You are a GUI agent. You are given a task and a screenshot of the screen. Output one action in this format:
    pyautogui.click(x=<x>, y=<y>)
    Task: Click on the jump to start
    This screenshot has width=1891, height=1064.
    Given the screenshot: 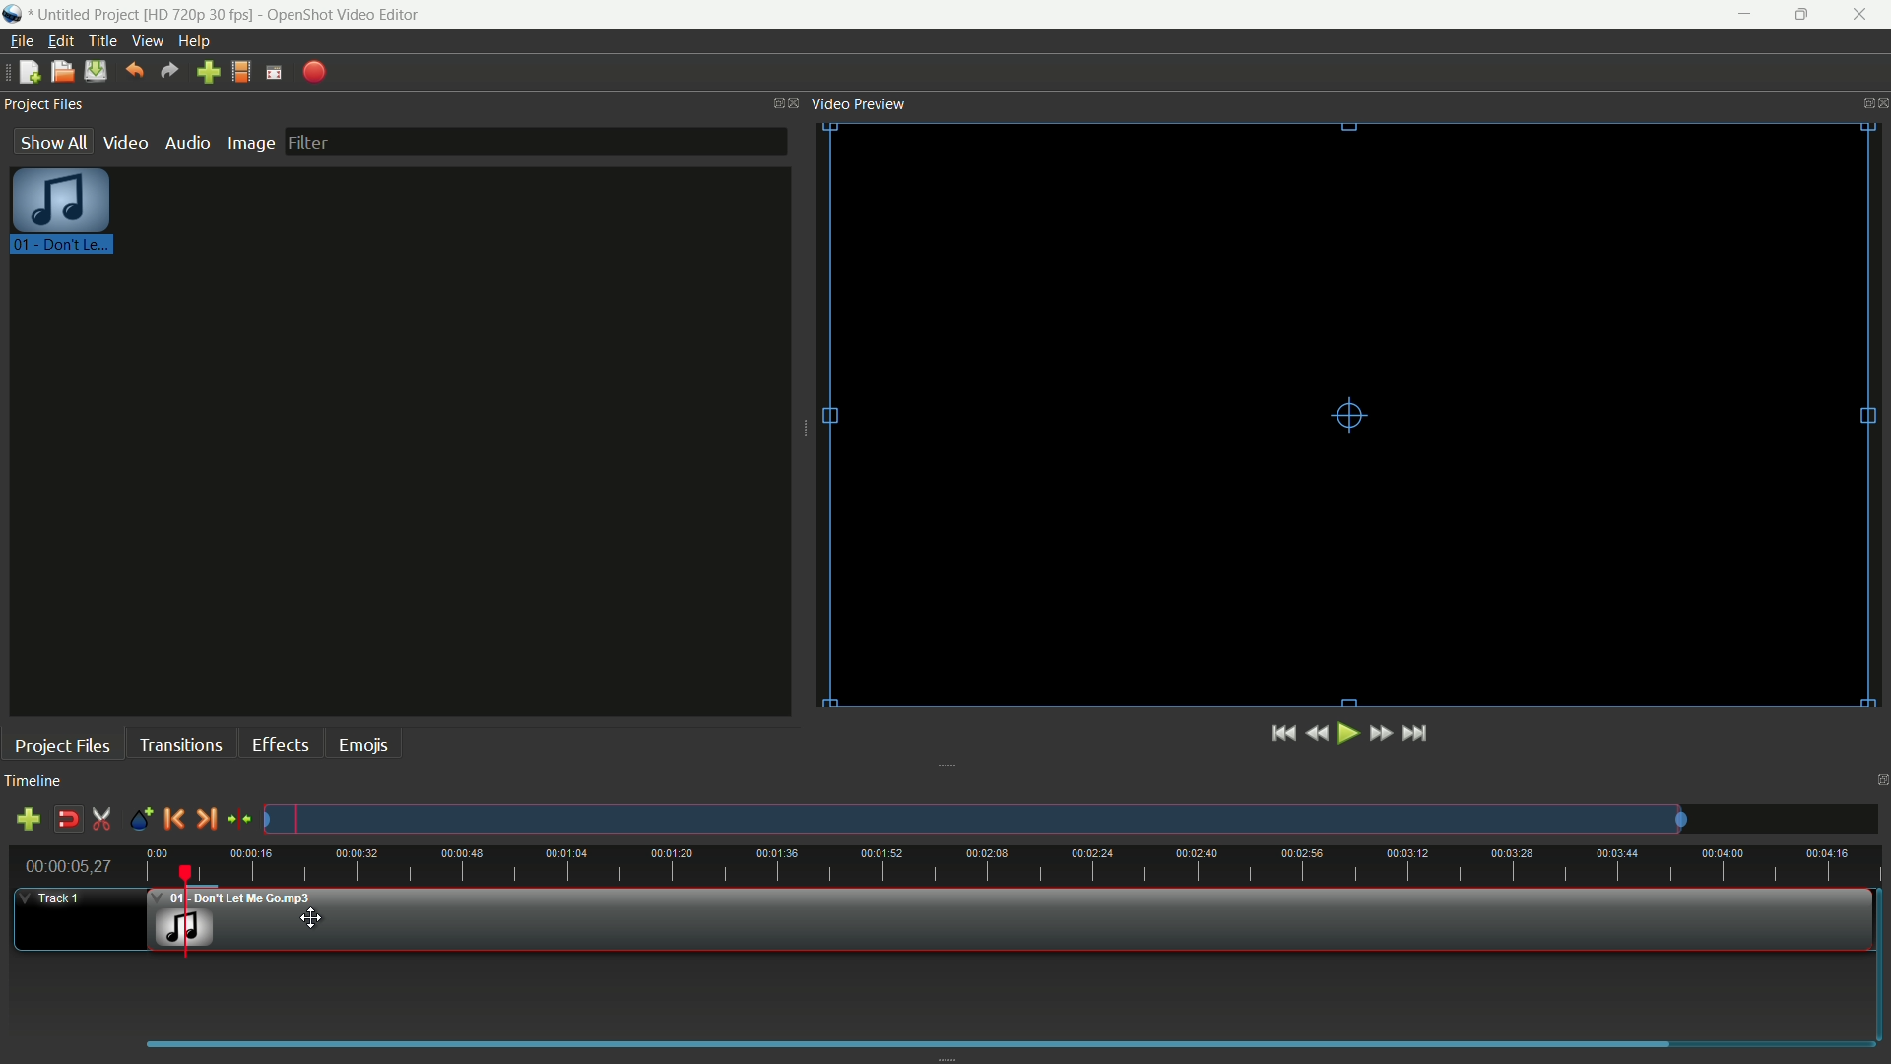 What is the action you would take?
    pyautogui.click(x=1283, y=733)
    